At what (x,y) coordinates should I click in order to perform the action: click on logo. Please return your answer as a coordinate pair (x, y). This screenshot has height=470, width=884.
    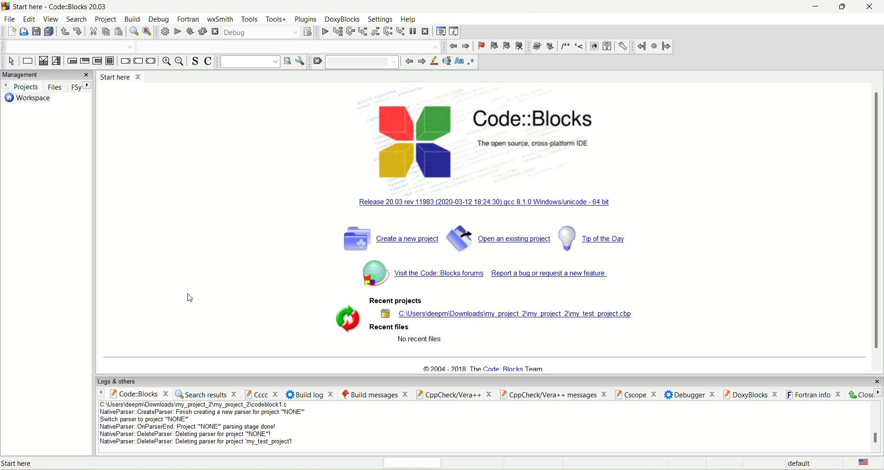
    Looking at the image, I should click on (6, 7).